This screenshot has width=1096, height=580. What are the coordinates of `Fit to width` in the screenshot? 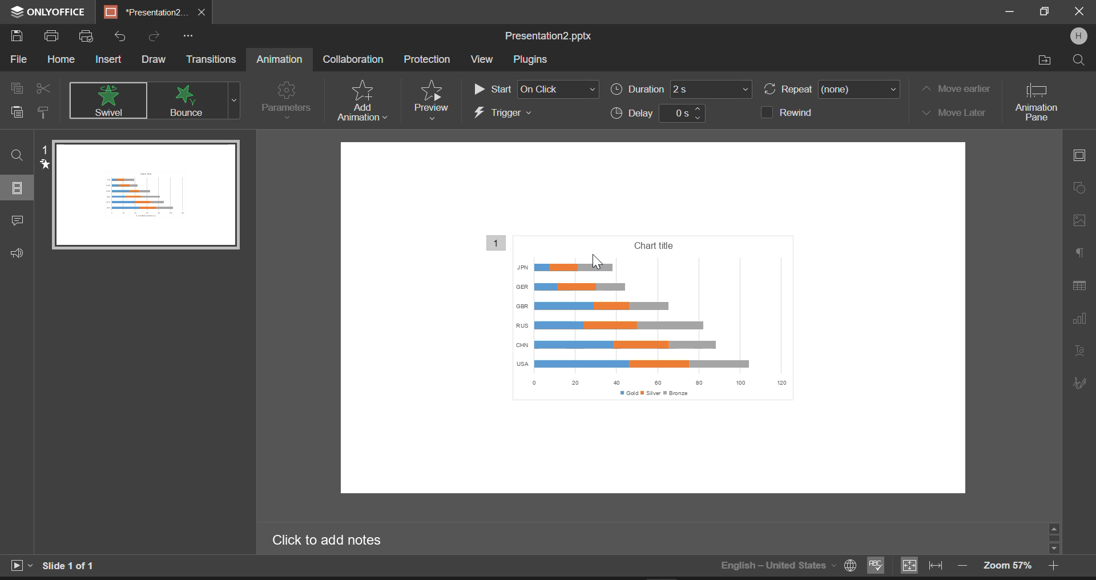 It's located at (936, 566).